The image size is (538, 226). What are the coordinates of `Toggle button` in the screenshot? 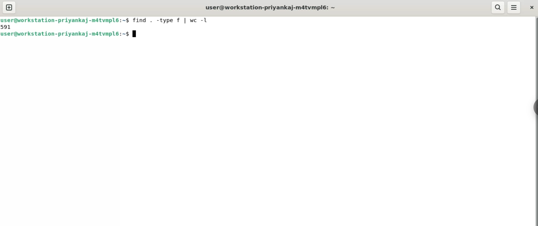 It's located at (532, 110).